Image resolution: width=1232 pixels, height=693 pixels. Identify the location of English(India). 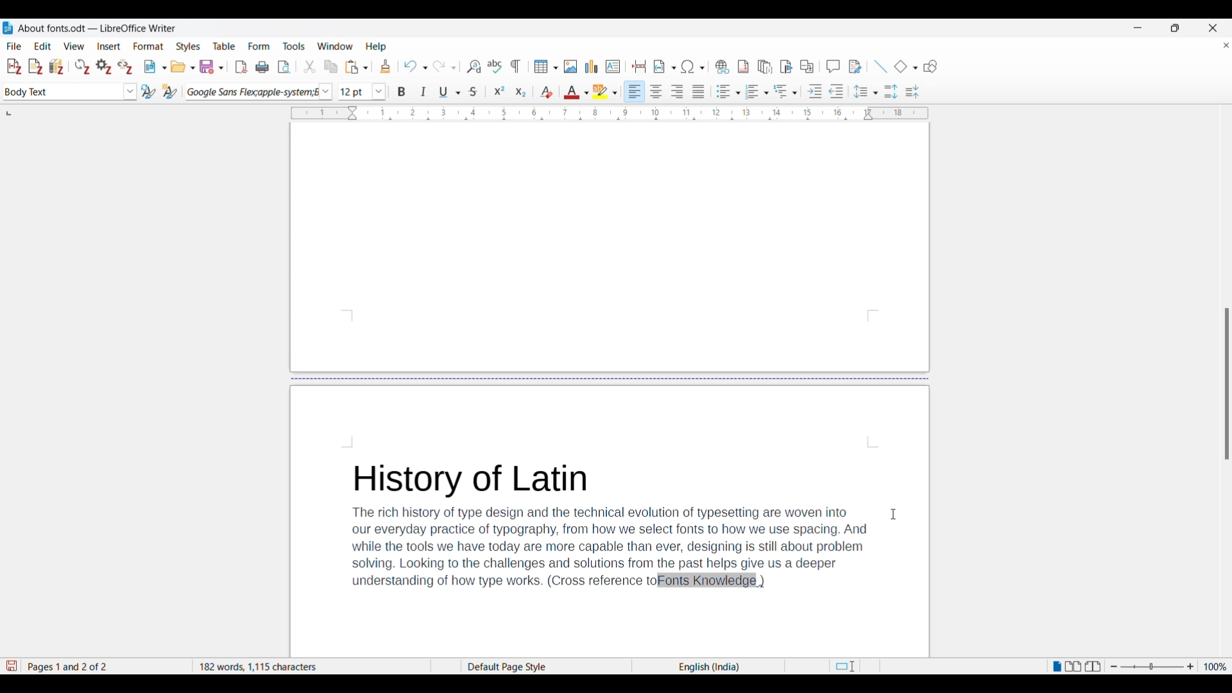
(698, 667).